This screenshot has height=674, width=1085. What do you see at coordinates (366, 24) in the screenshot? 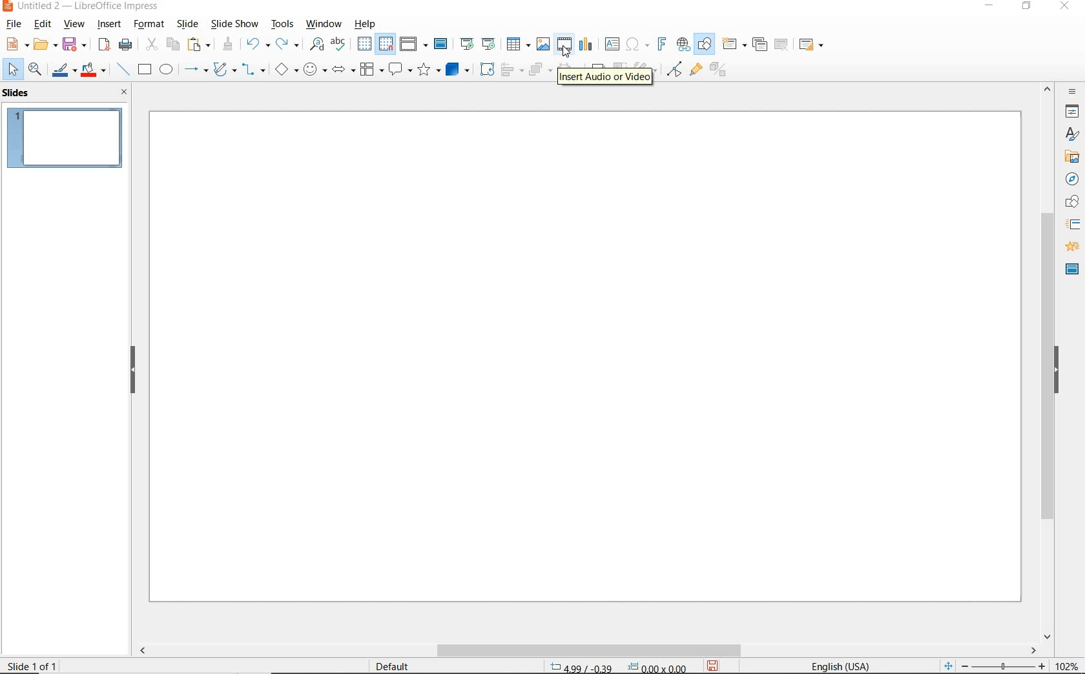
I see `HELP` at bounding box center [366, 24].